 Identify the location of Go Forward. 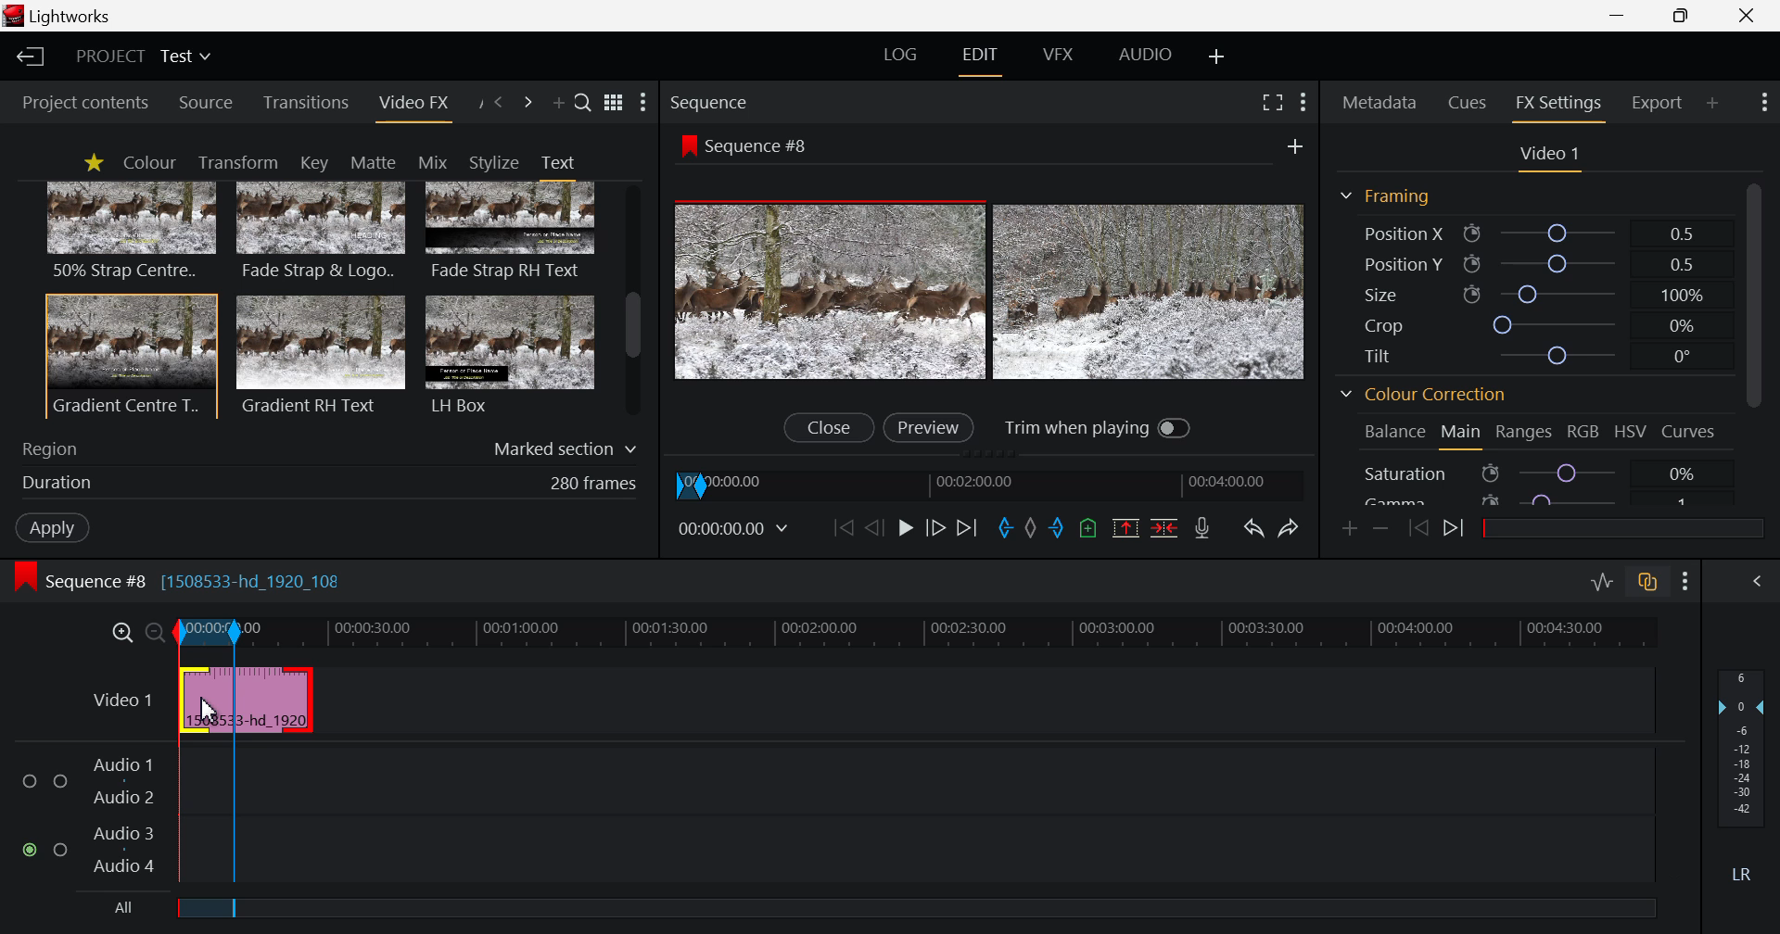
(934, 525).